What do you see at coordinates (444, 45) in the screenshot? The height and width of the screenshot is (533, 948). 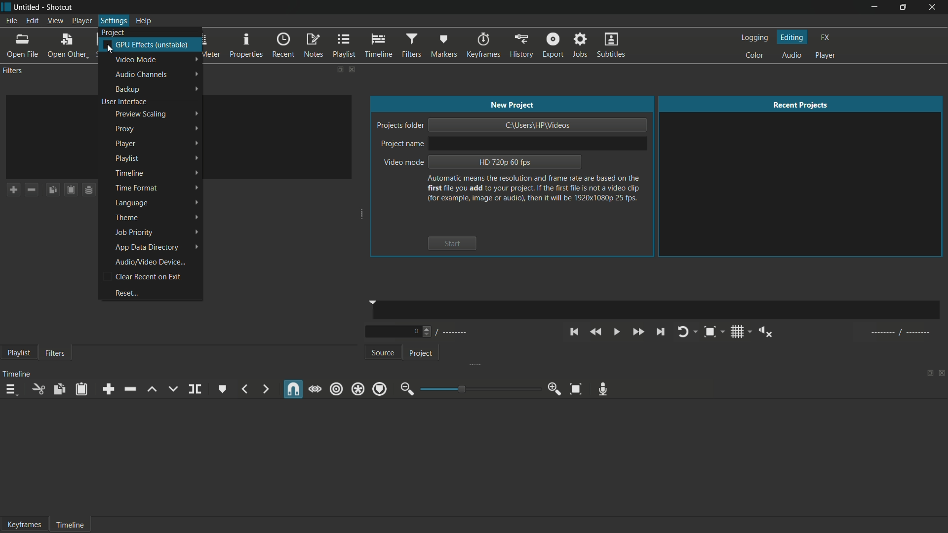 I see `markers` at bounding box center [444, 45].